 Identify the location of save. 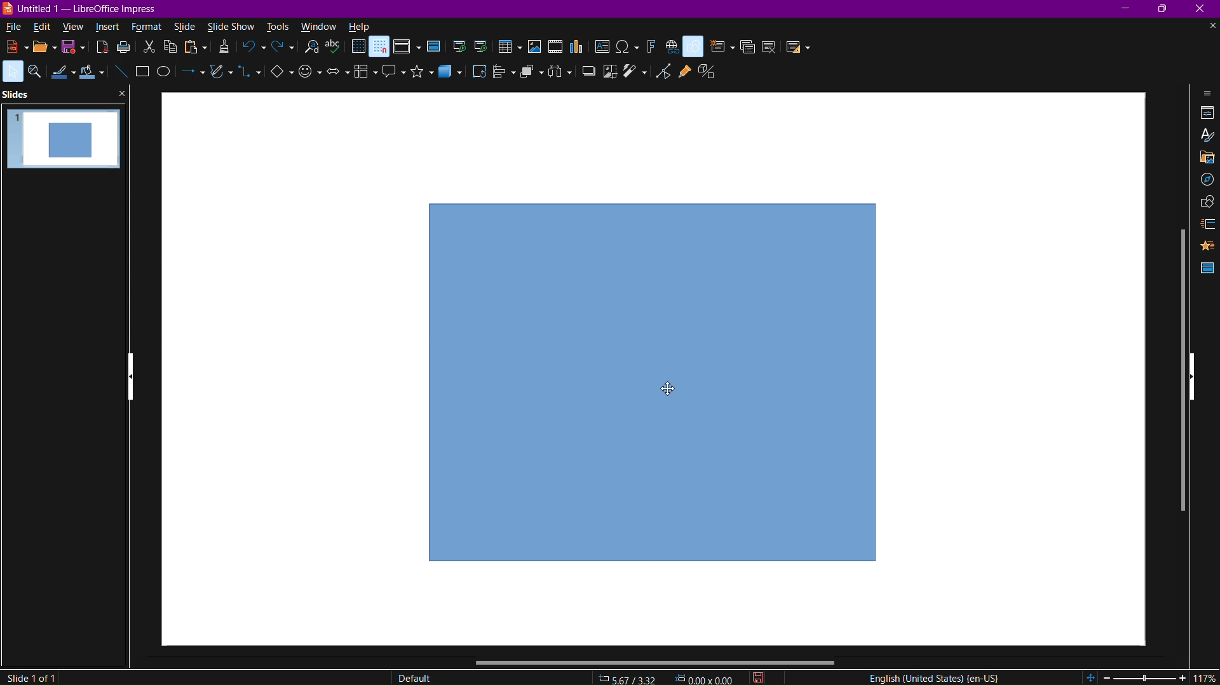
(75, 50).